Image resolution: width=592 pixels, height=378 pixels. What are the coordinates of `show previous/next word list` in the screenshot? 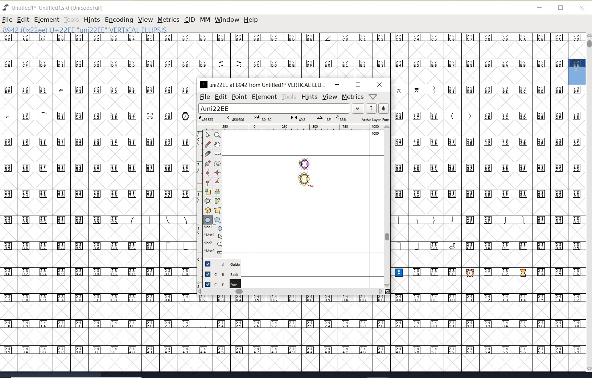 It's located at (378, 109).